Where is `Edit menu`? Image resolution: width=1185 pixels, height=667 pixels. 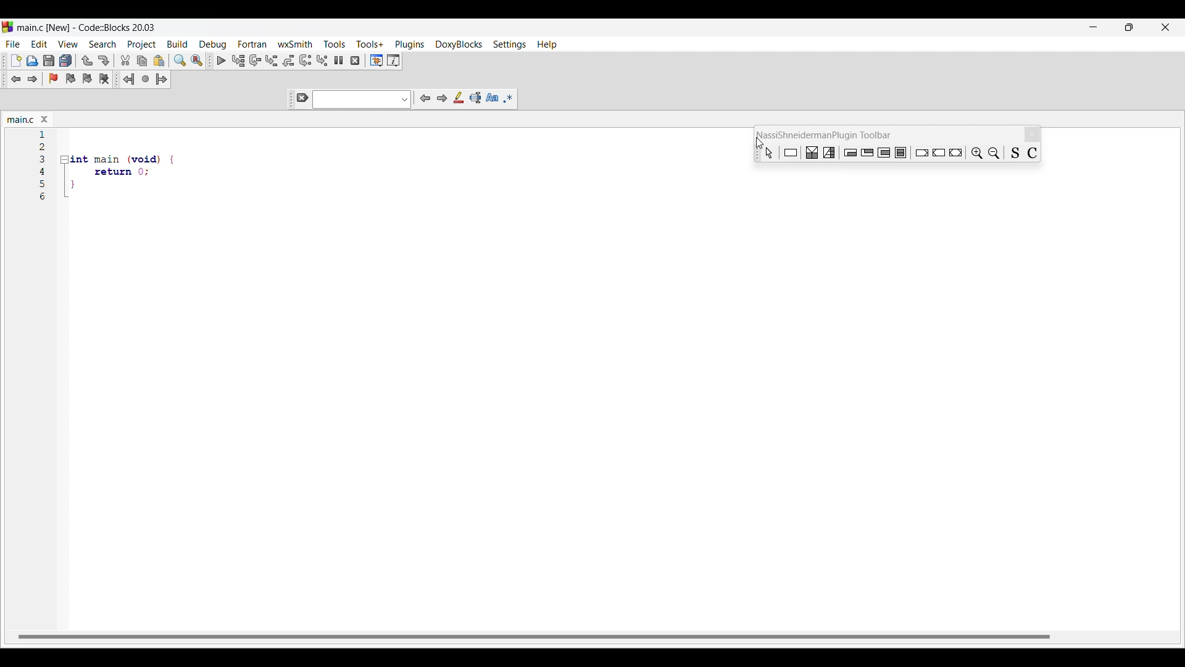 Edit menu is located at coordinates (40, 44).